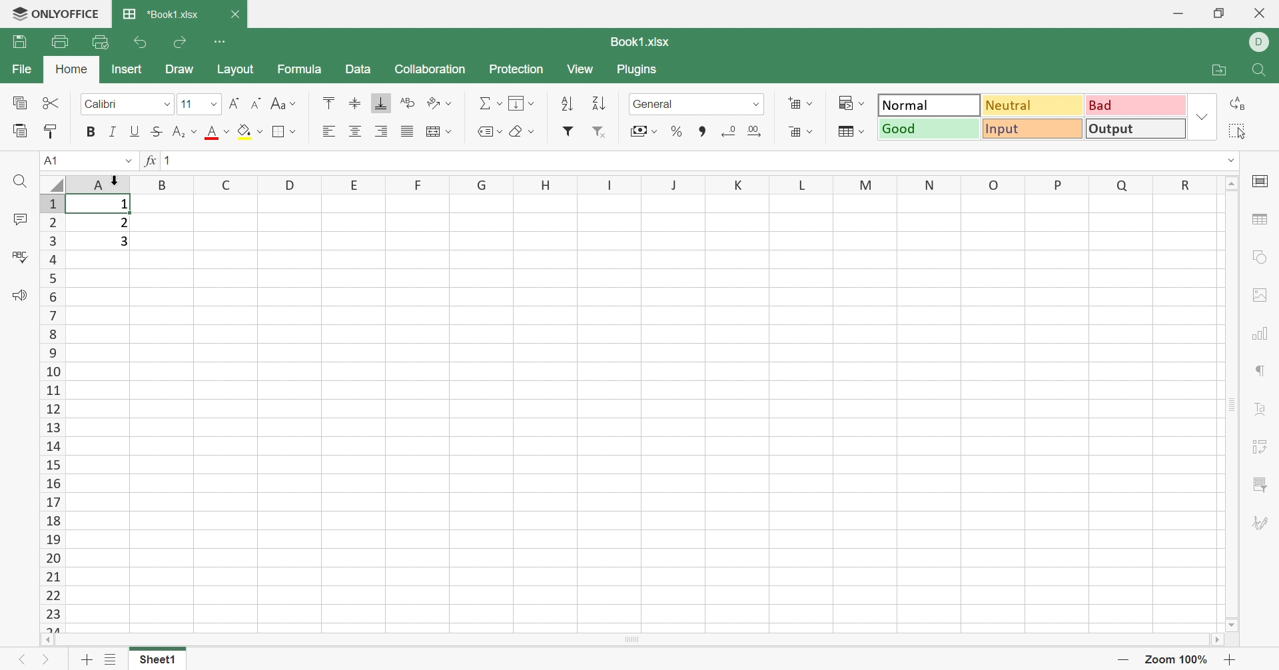  I want to click on Zoom in, so click(1232, 659).